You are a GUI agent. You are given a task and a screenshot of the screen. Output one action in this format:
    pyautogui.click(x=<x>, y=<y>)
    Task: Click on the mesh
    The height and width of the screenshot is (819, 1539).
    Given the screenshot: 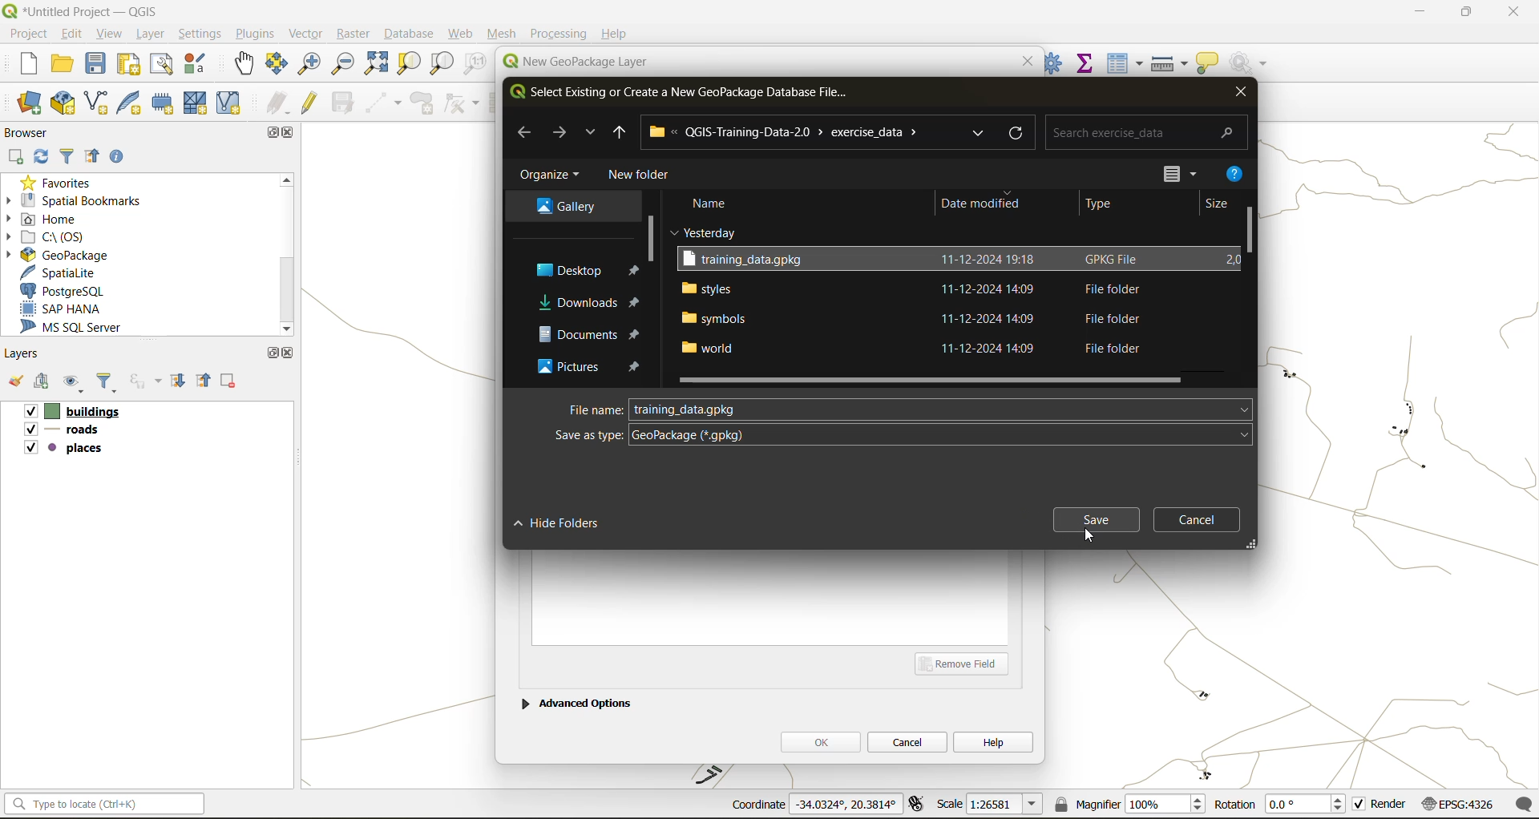 What is the action you would take?
    pyautogui.click(x=197, y=103)
    